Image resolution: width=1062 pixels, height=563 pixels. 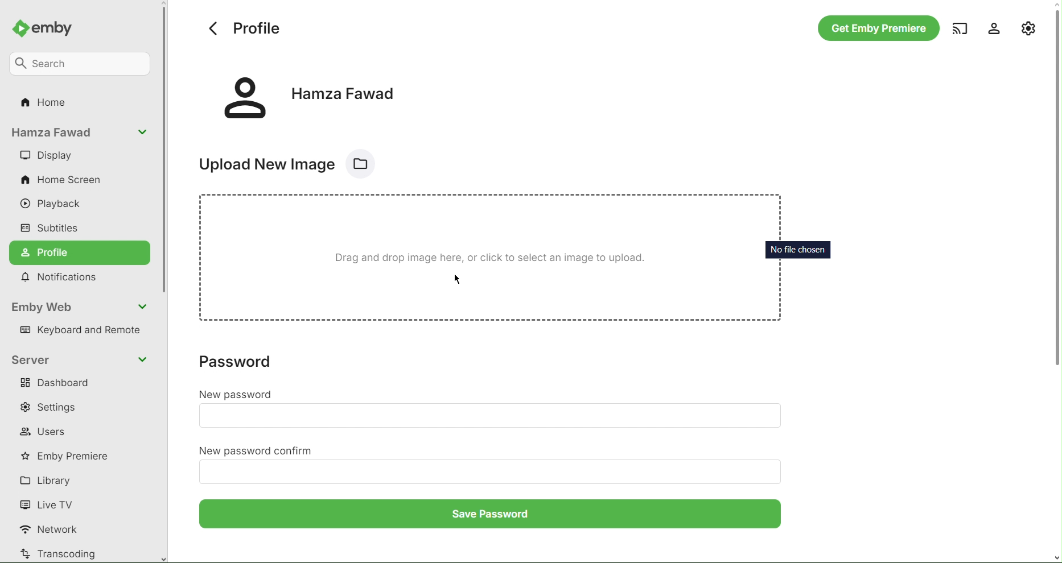 What do you see at coordinates (55, 407) in the screenshot?
I see `Settings` at bounding box center [55, 407].